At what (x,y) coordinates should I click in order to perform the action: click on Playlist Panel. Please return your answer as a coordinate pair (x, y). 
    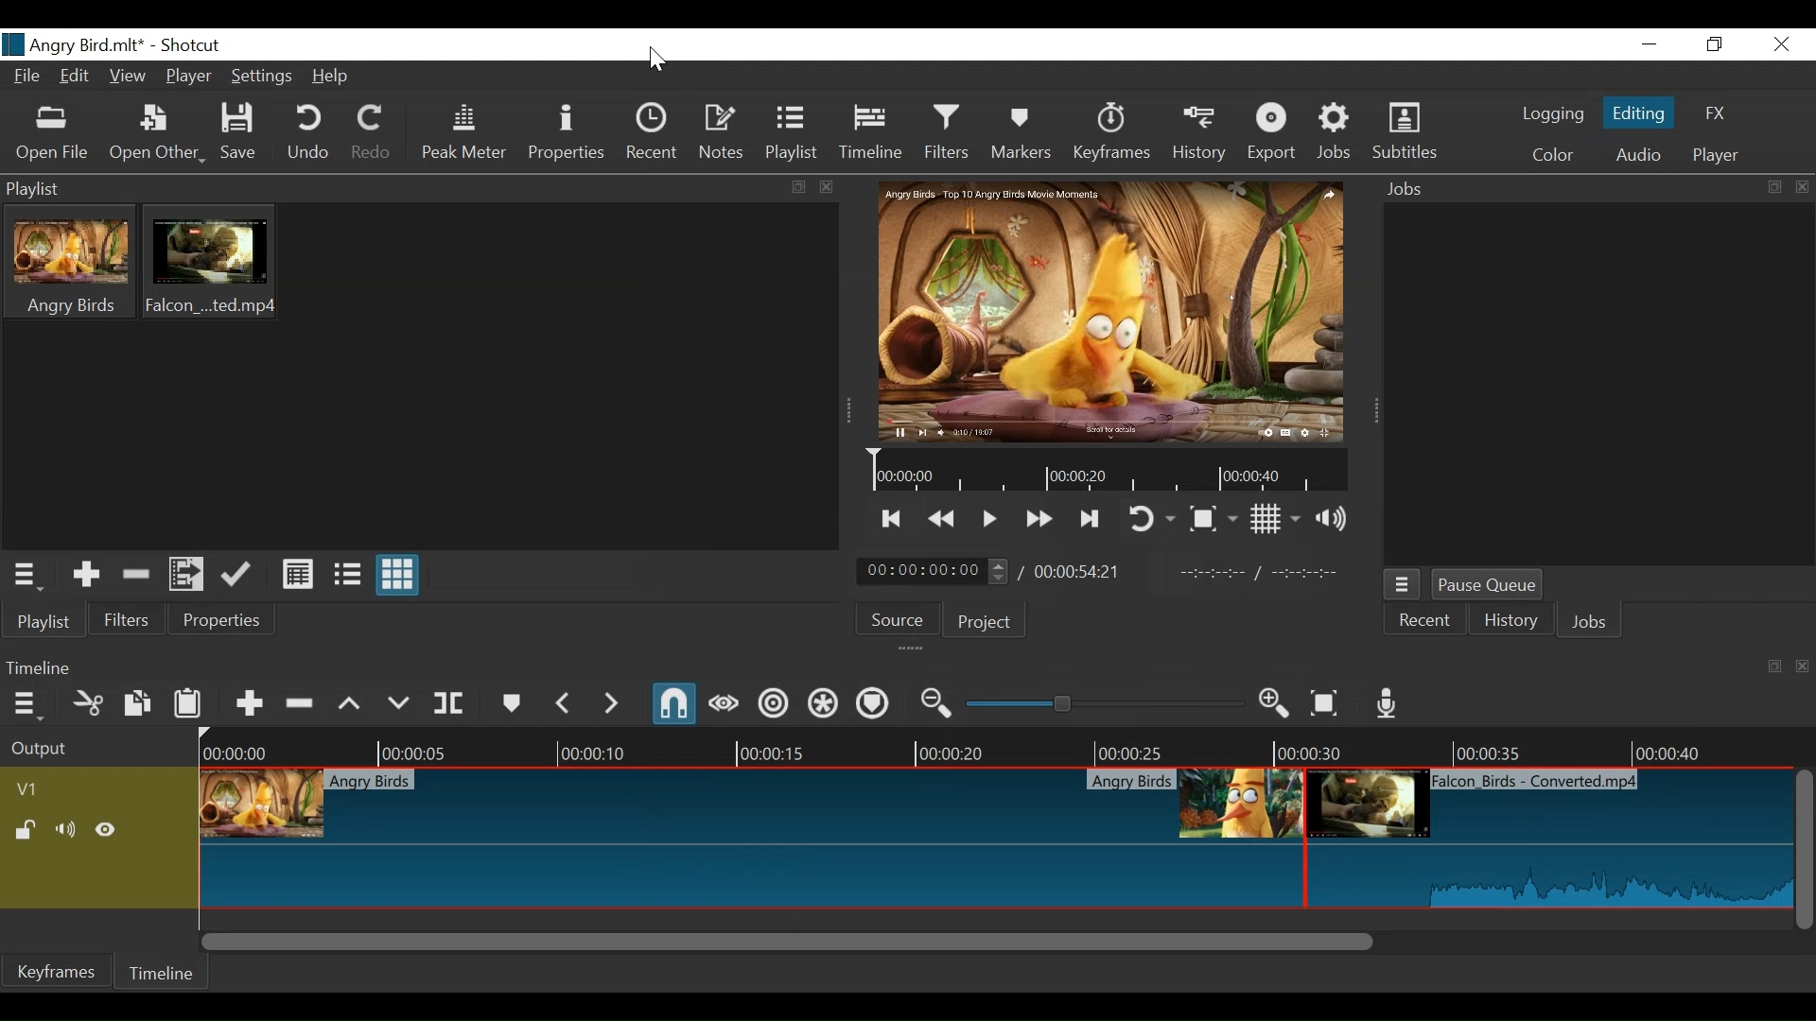
    Looking at the image, I should click on (421, 188).